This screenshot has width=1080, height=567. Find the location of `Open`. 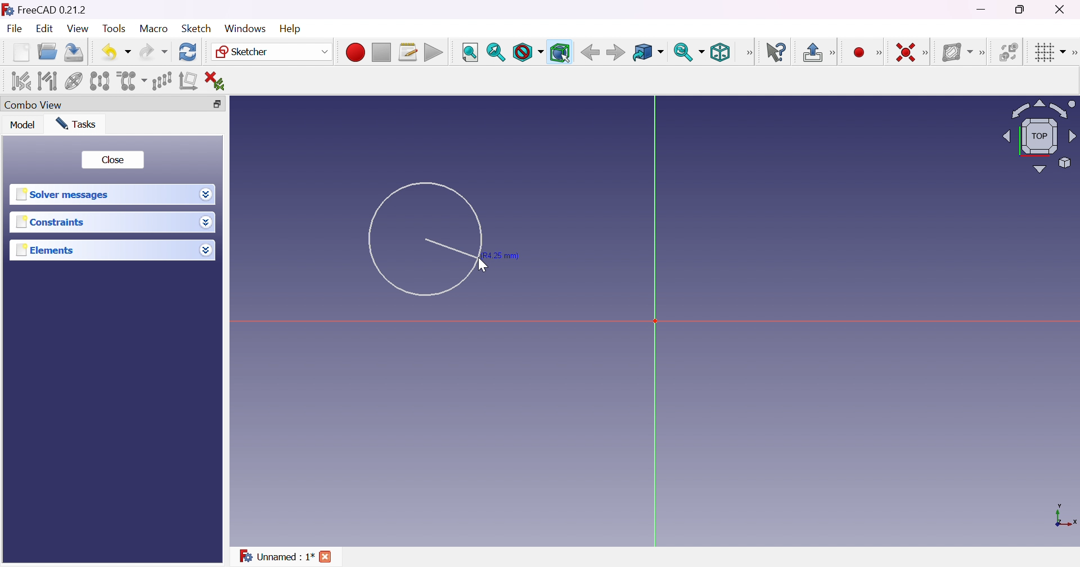

Open is located at coordinates (47, 52).